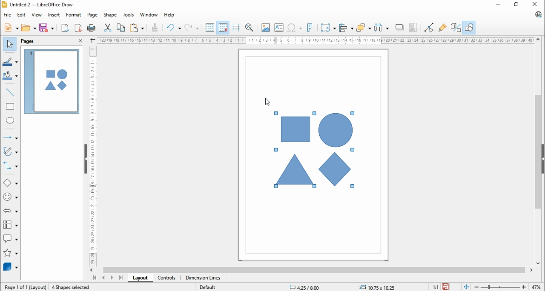  I want to click on format, so click(74, 15).